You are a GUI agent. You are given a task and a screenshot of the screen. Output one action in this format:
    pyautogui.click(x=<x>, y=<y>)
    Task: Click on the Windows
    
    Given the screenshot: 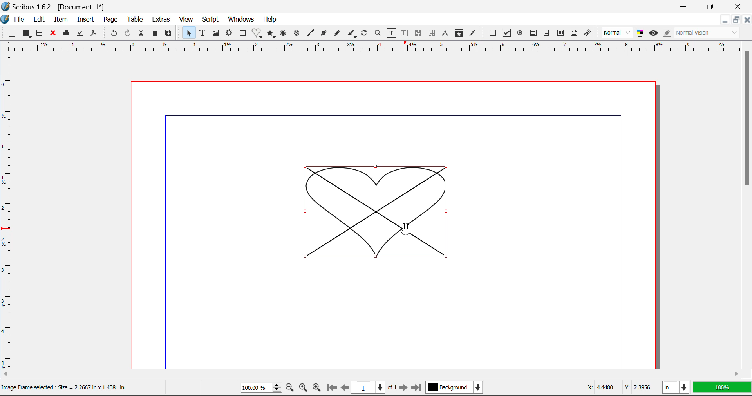 What is the action you would take?
    pyautogui.click(x=241, y=20)
    